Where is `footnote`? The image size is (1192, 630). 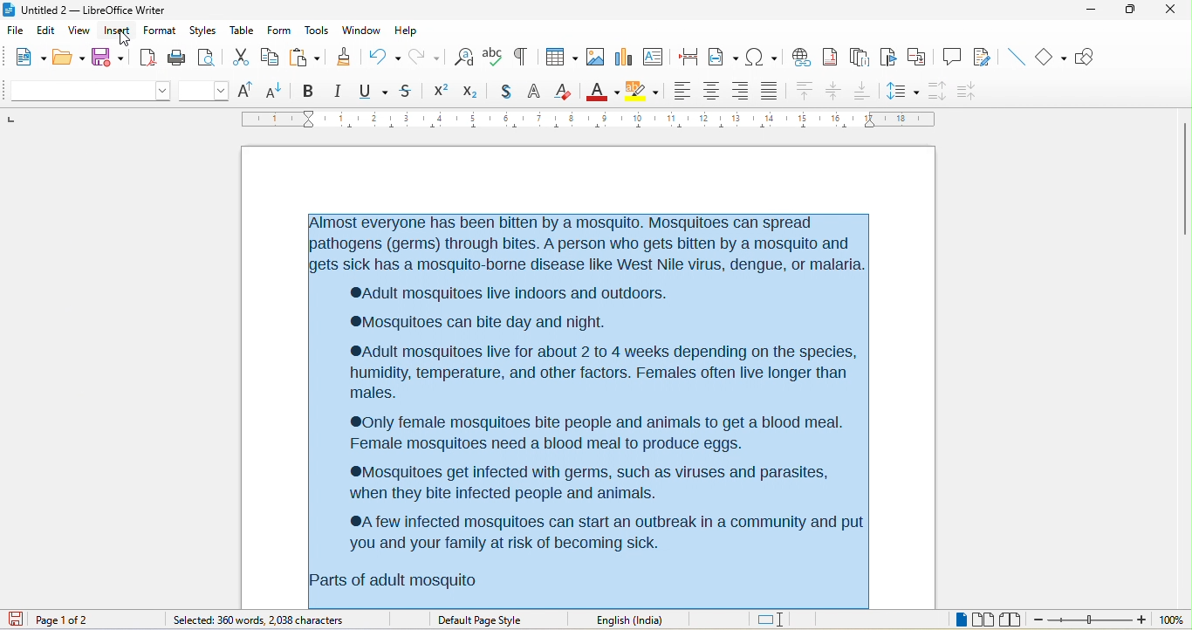
footnote is located at coordinates (832, 58).